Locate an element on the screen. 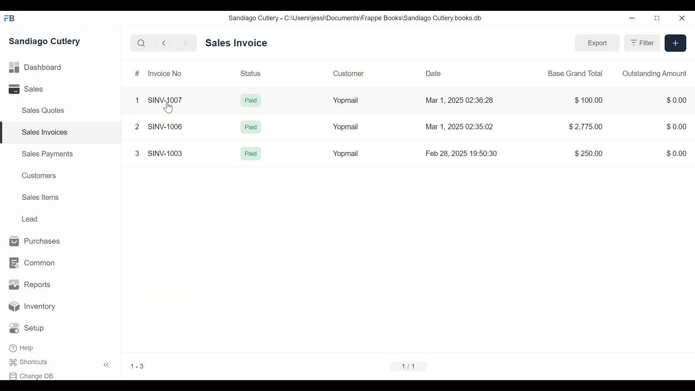  Hide sidebar is located at coordinates (107, 365).